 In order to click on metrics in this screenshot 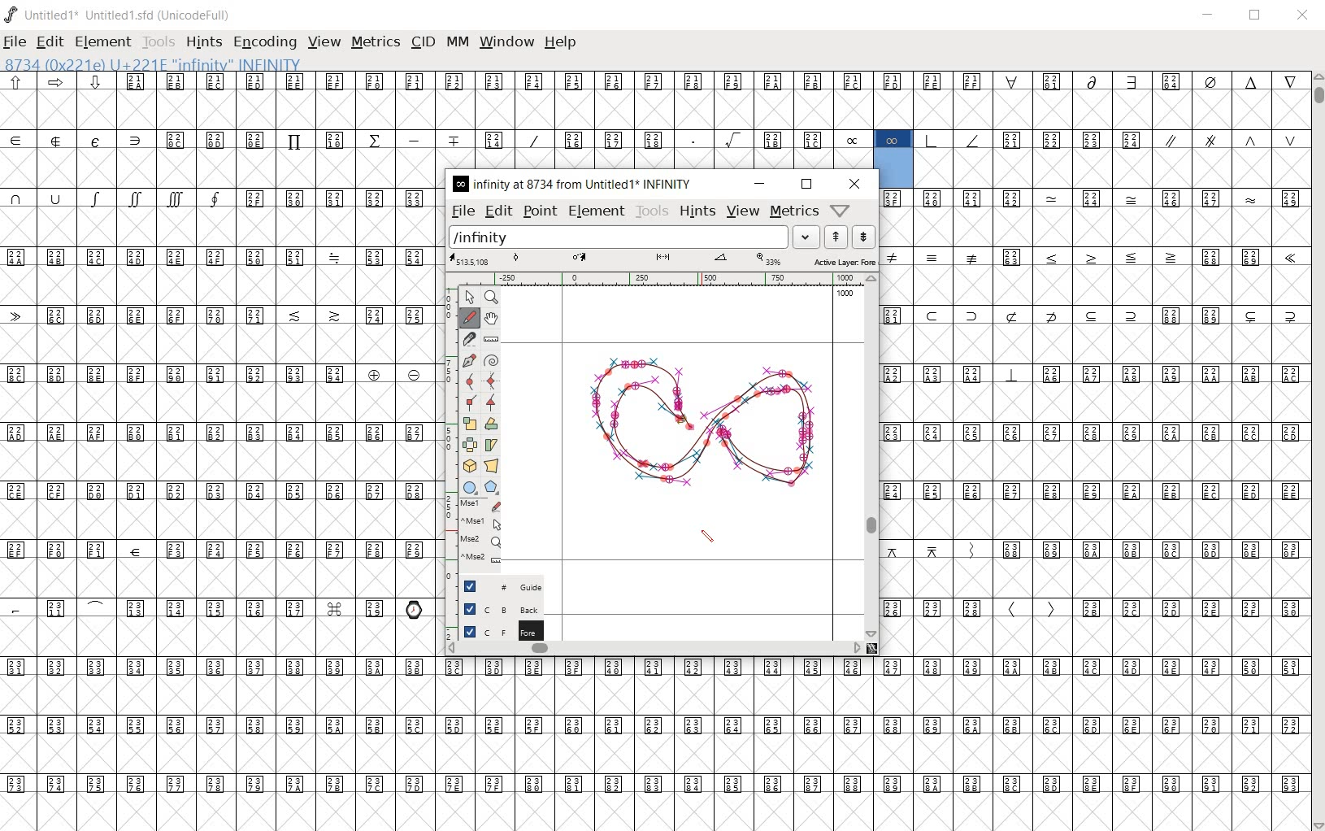, I will do `click(377, 41)`.